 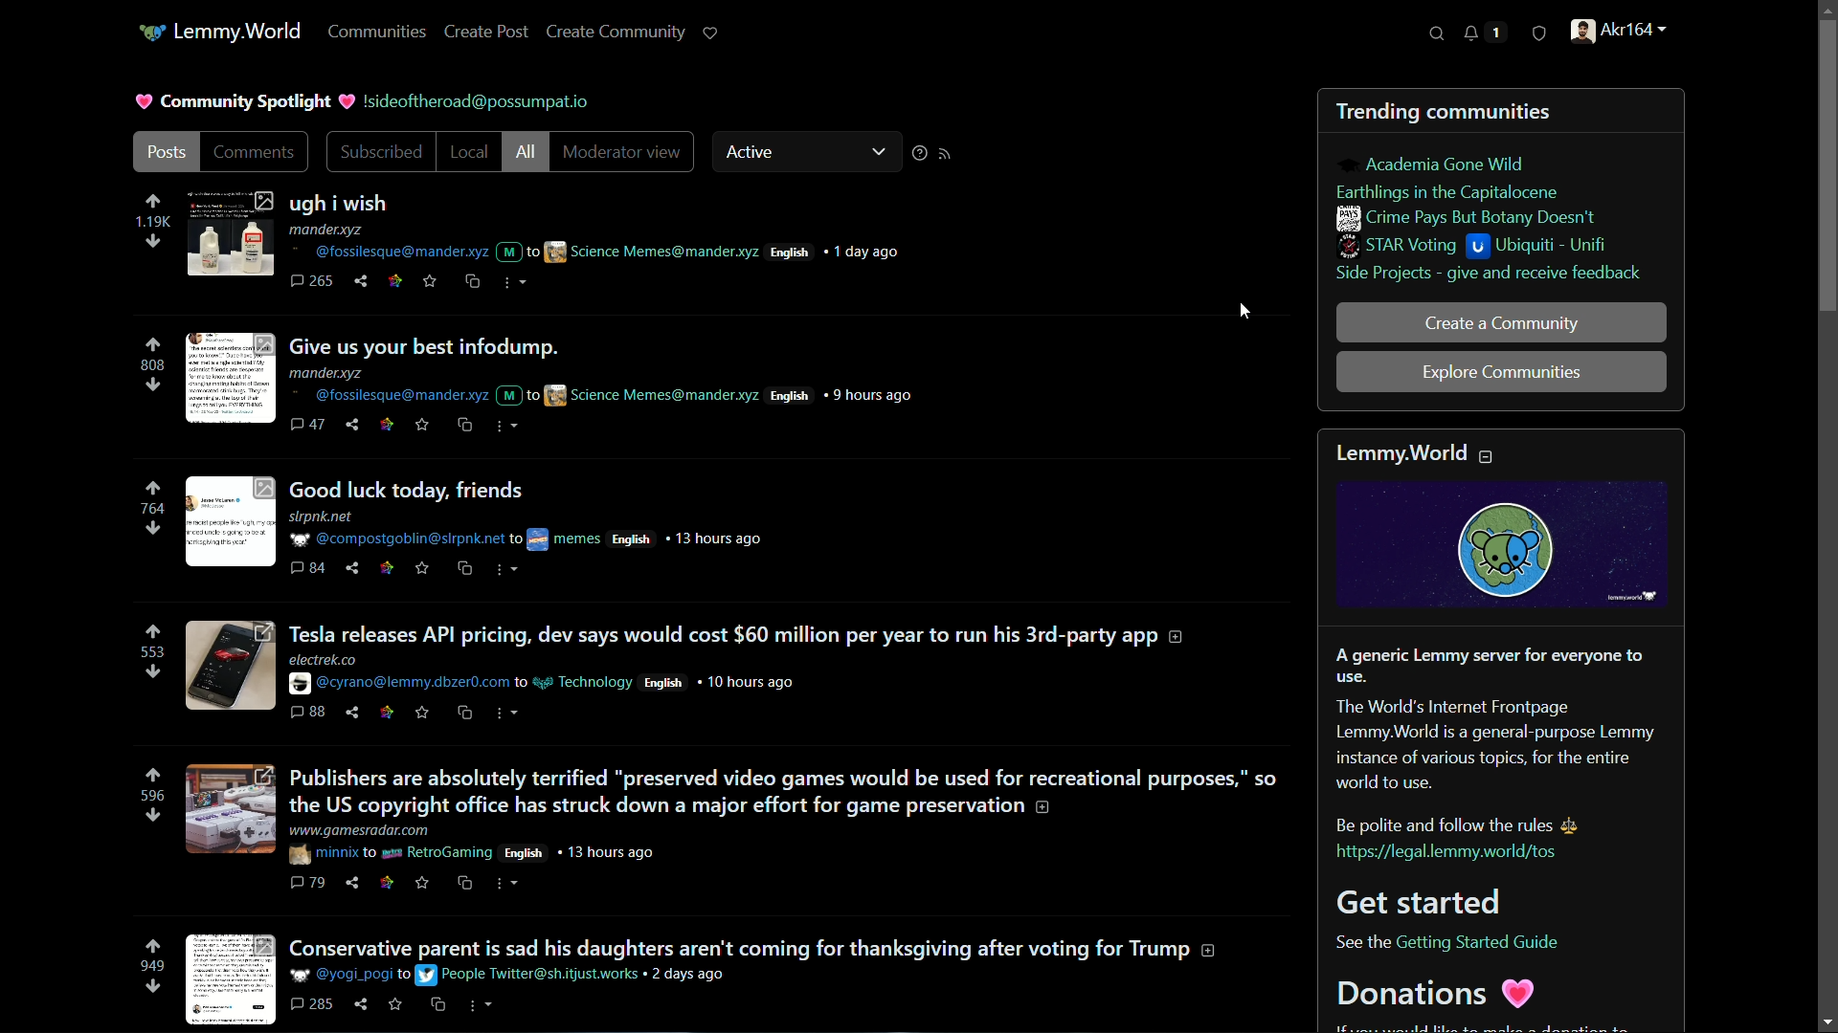 I want to click on 88 comments, so click(x=307, y=713).